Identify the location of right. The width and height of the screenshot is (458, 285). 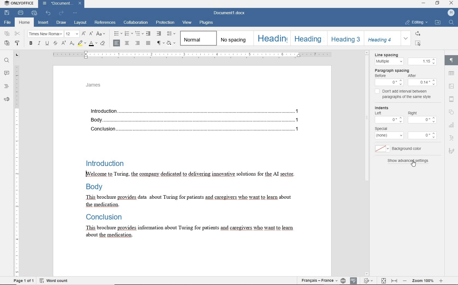
(413, 112).